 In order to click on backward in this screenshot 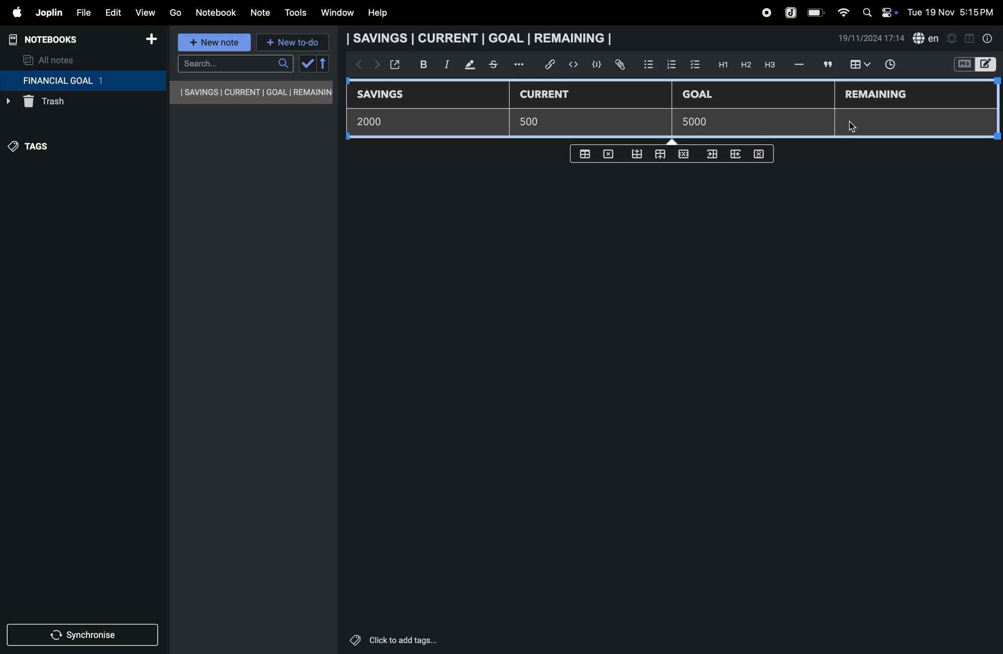, I will do `click(356, 65)`.